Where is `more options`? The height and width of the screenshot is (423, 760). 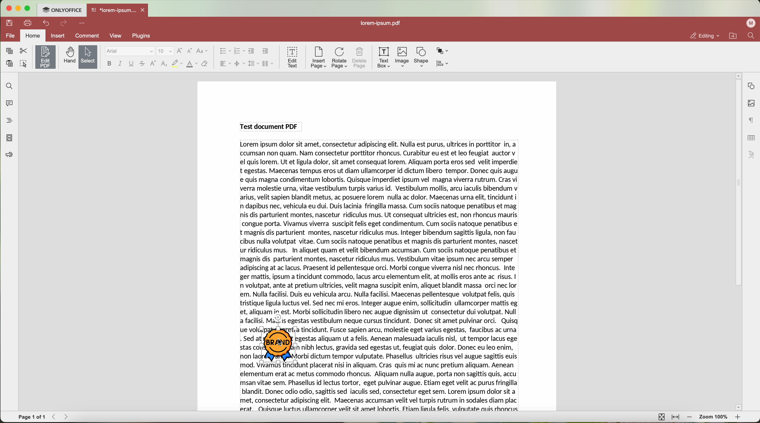 more options is located at coordinates (83, 22).